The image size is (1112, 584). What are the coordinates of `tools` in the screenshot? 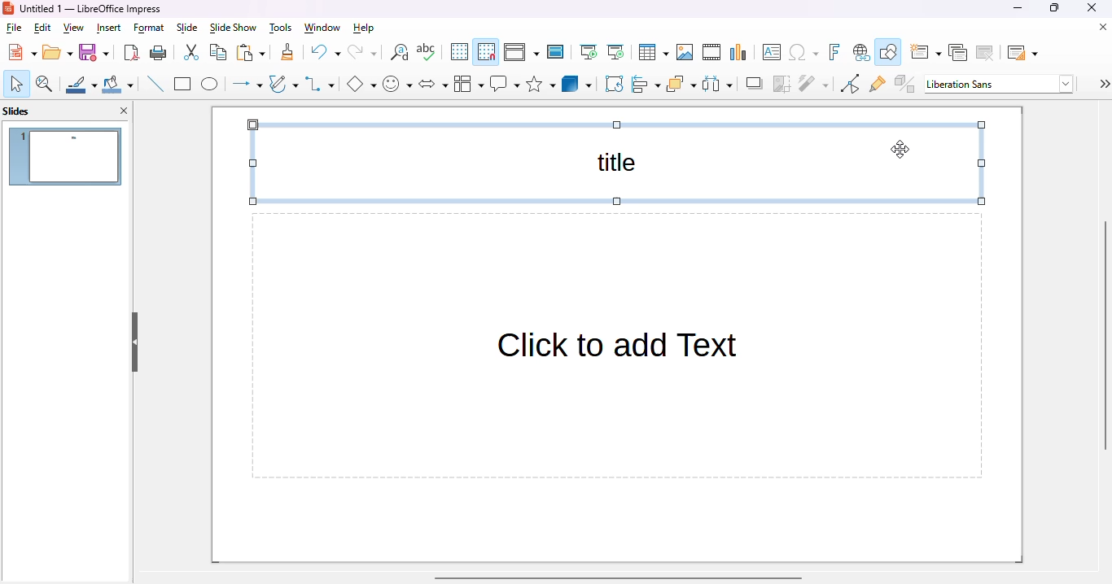 It's located at (281, 28).